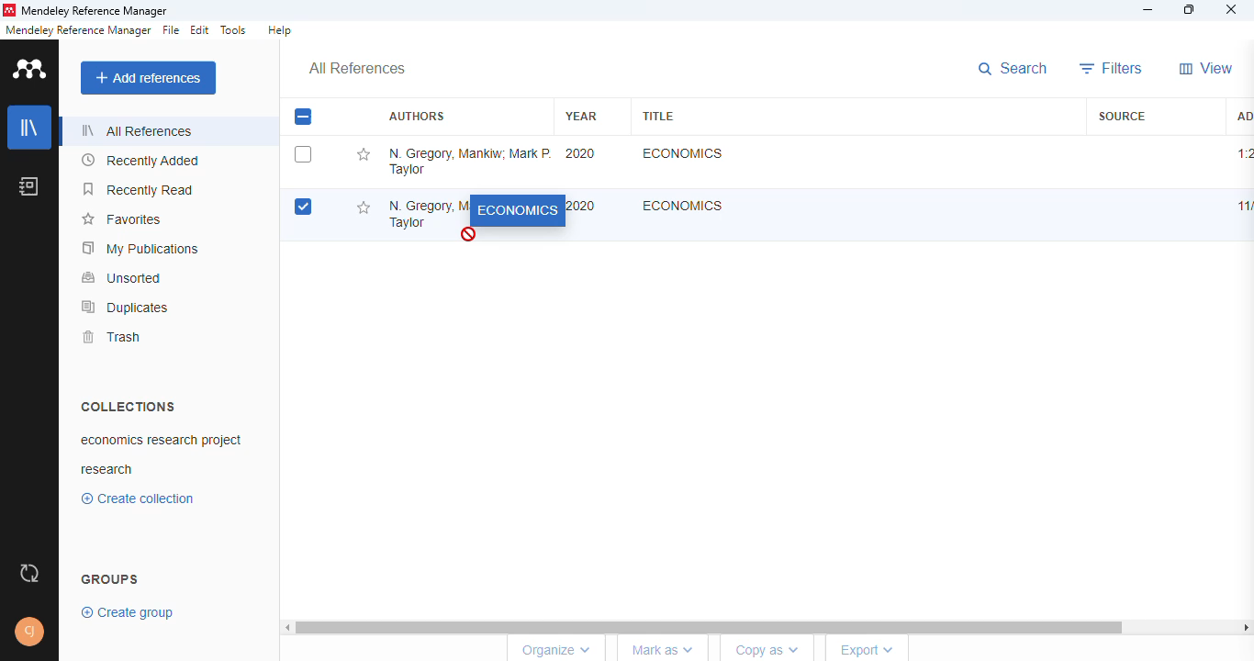  I want to click on 11/, so click(1242, 207).